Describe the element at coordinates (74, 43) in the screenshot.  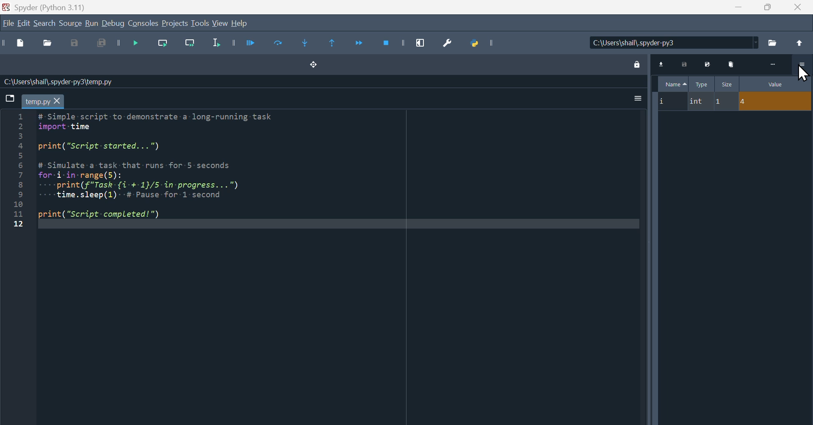
I see `Save as` at that location.